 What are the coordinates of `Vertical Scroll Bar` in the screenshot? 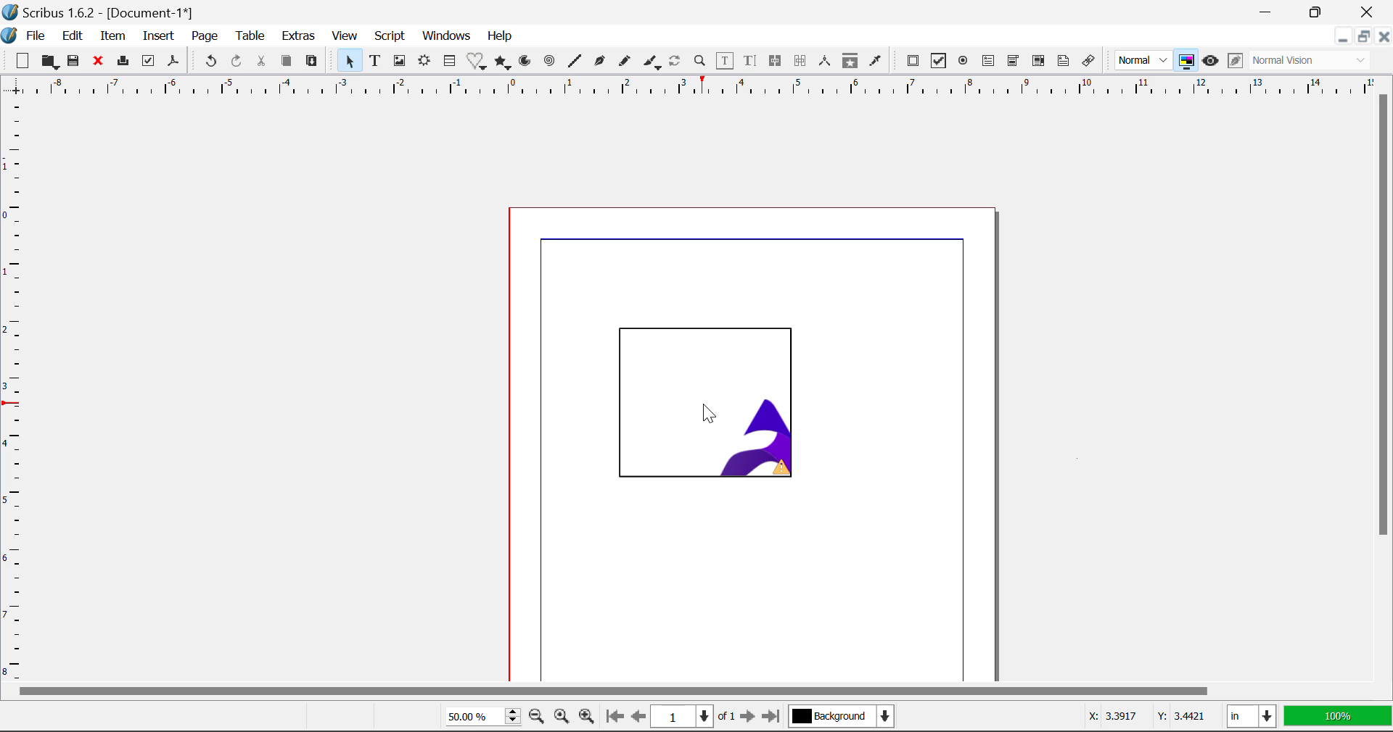 It's located at (1384, 389).